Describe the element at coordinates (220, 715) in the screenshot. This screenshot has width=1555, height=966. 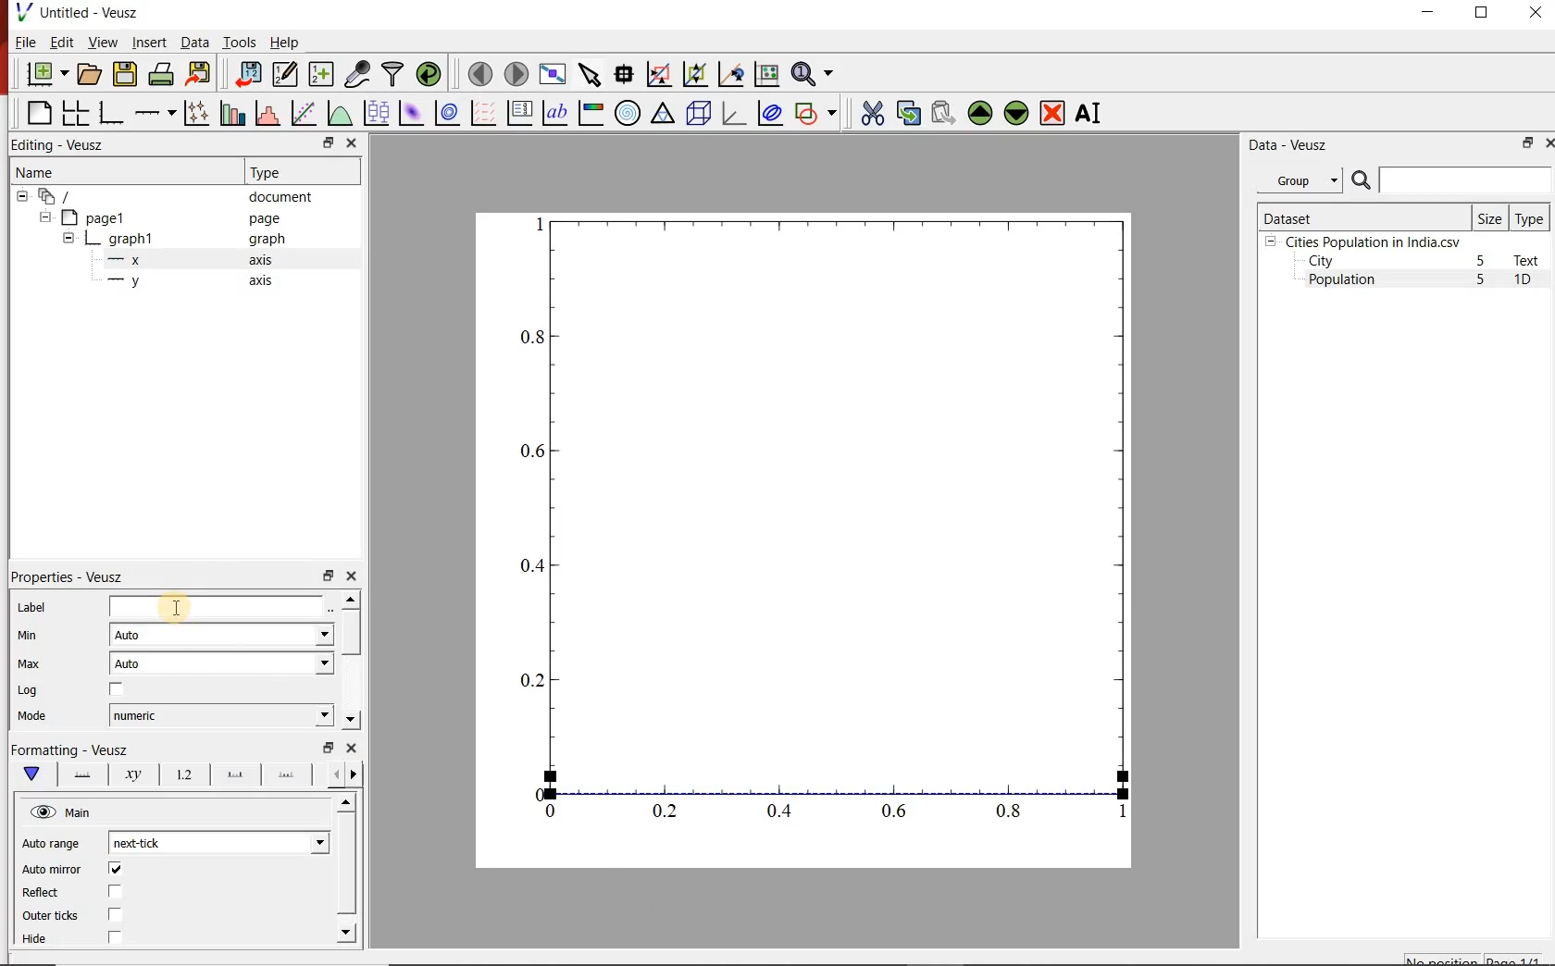
I see `numeric` at that location.